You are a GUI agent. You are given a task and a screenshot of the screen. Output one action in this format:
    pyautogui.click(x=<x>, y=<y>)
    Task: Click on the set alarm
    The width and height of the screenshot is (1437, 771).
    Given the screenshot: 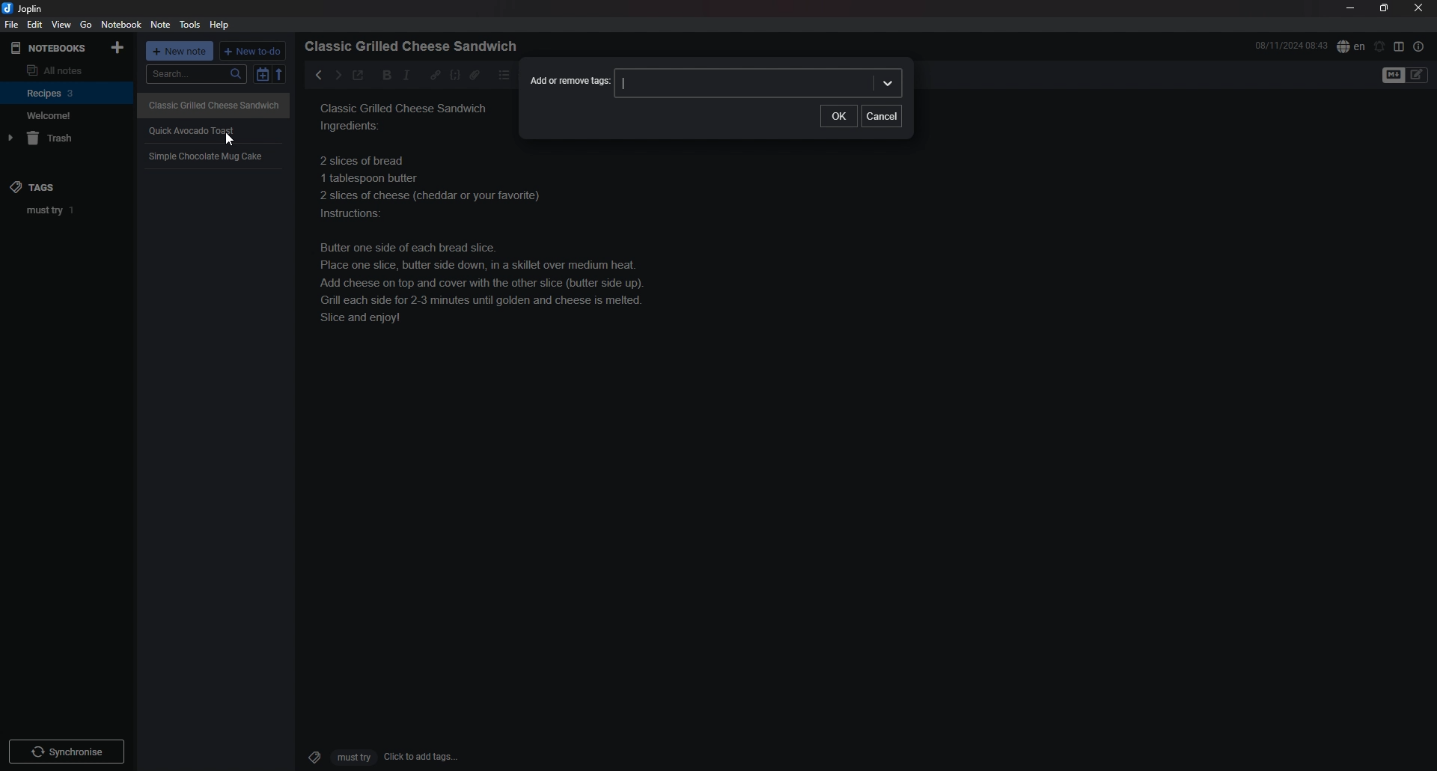 What is the action you would take?
    pyautogui.click(x=1380, y=46)
    